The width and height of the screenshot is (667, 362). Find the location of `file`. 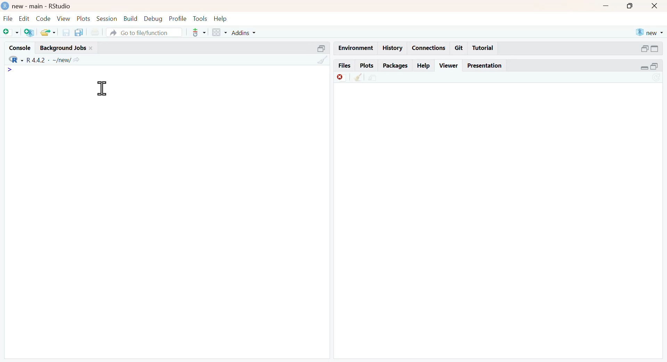

file is located at coordinates (8, 18).